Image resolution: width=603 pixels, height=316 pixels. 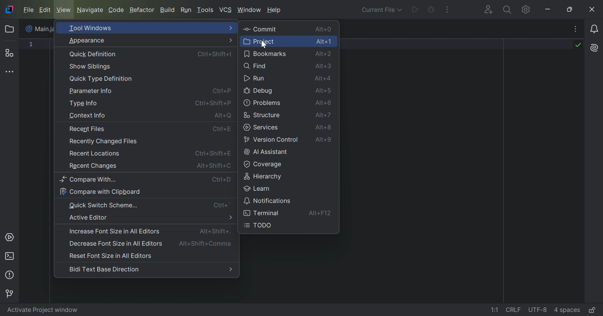 I want to click on Problems, so click(x=262, y=103).